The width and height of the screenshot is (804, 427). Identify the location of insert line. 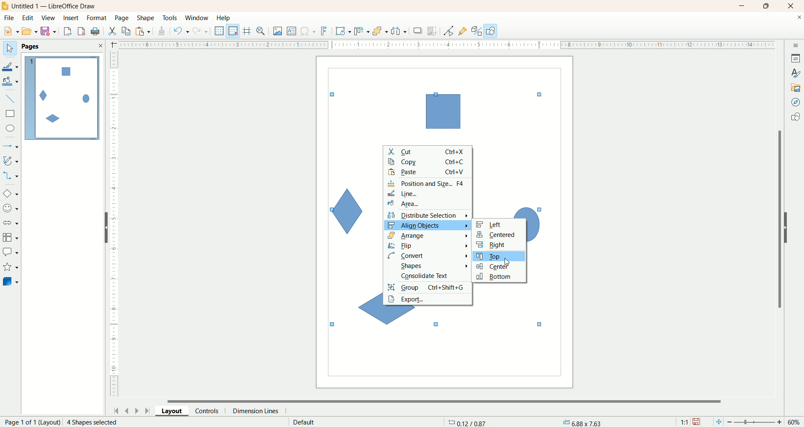
(12, 99).